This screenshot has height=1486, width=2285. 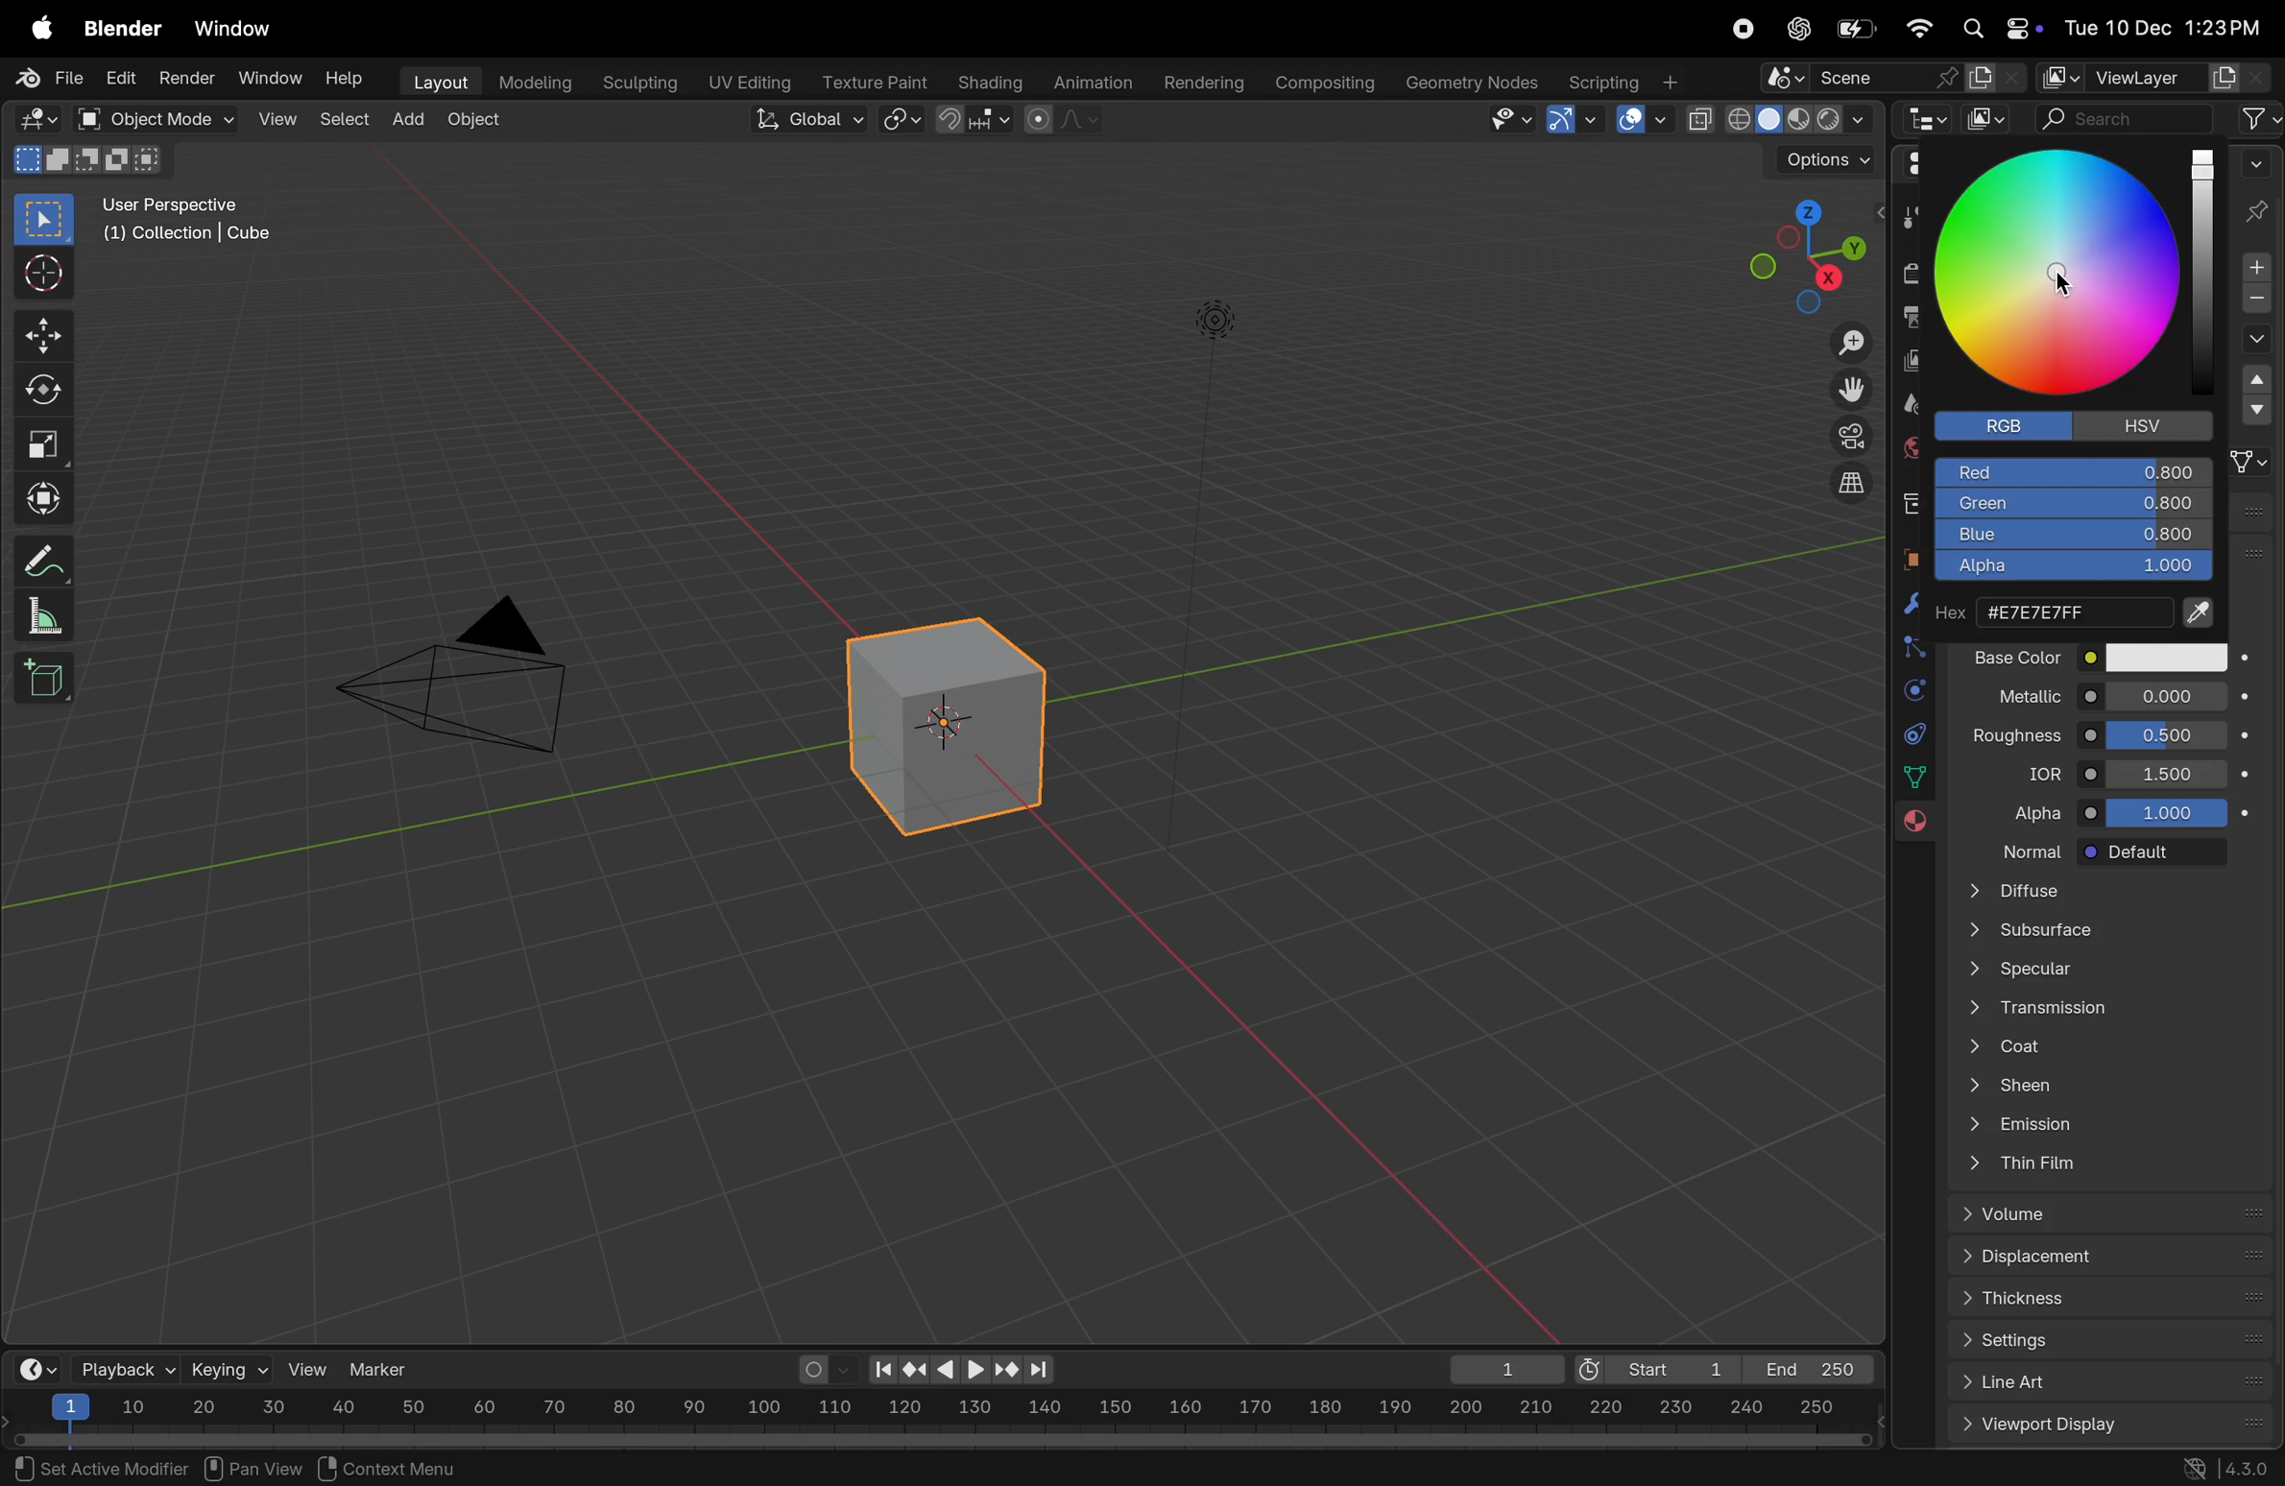 I want to click on chatgpt, so click(x=1795, y=29).